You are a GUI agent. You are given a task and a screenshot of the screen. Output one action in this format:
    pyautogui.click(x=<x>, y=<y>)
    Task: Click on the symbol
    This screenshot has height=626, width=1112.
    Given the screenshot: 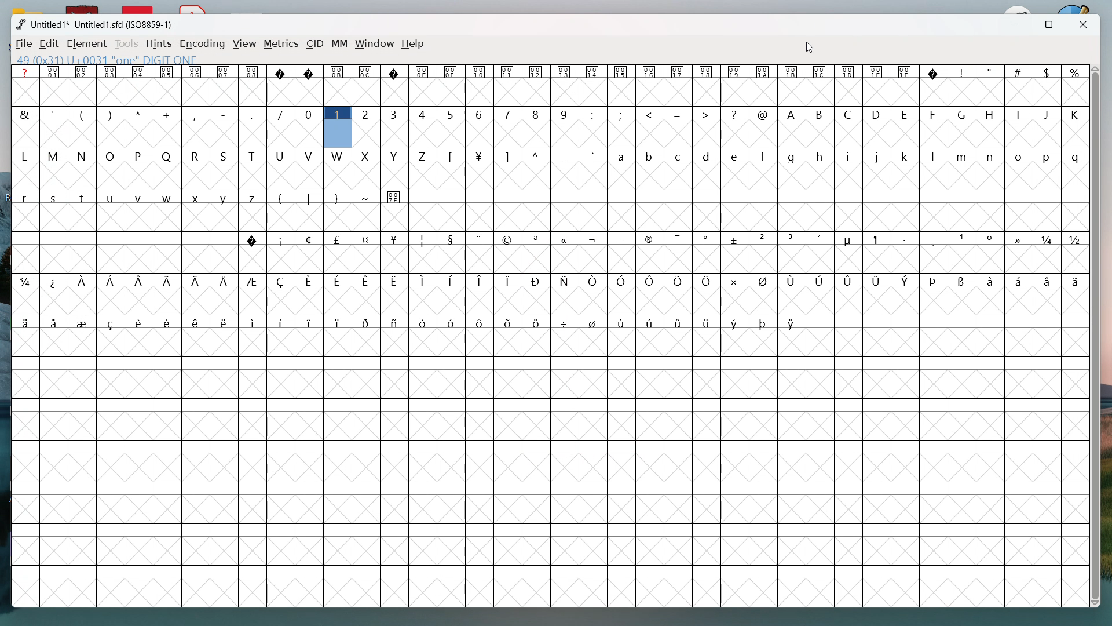 What is the action you would take?
    pyautogui.click(x=226, y=280)
    